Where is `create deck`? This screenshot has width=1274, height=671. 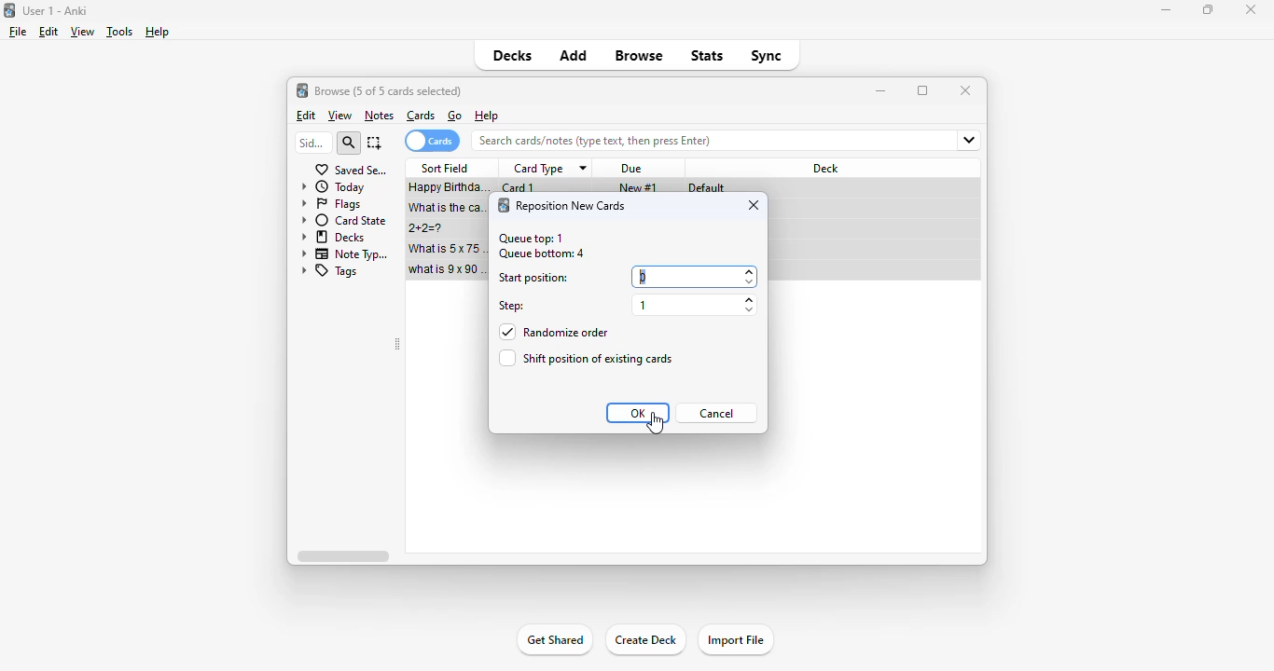 create deck is located at coordinates (644, 639).